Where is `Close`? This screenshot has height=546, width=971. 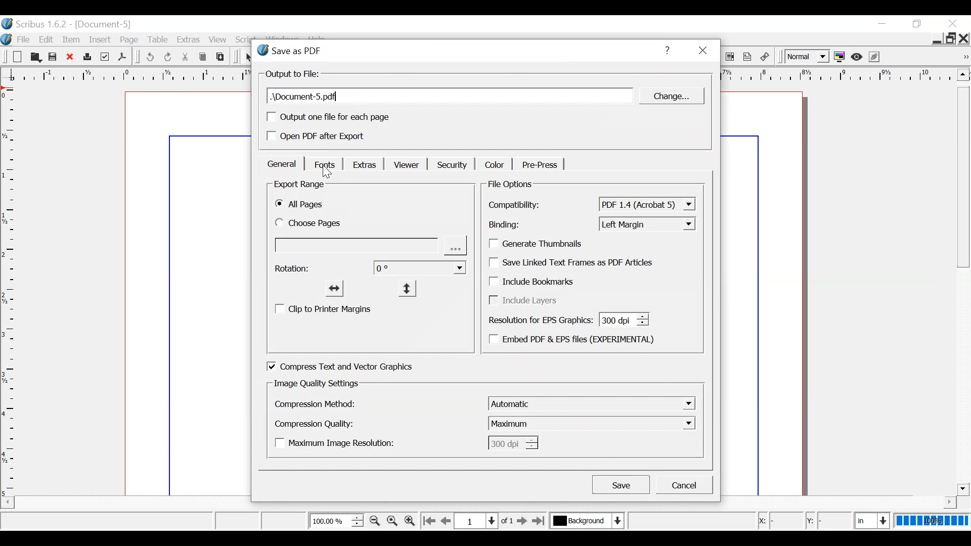 Close is located at coordinates (952, 23).